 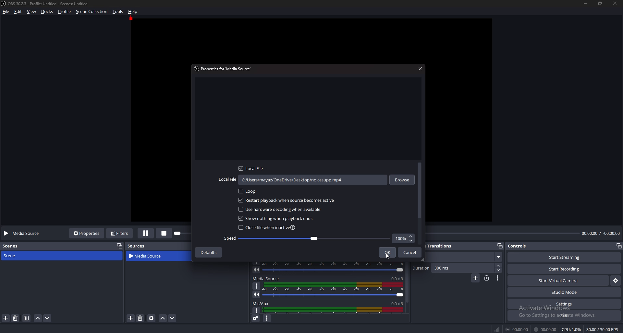 I want to click on pop out, so click(x=618, y=247).